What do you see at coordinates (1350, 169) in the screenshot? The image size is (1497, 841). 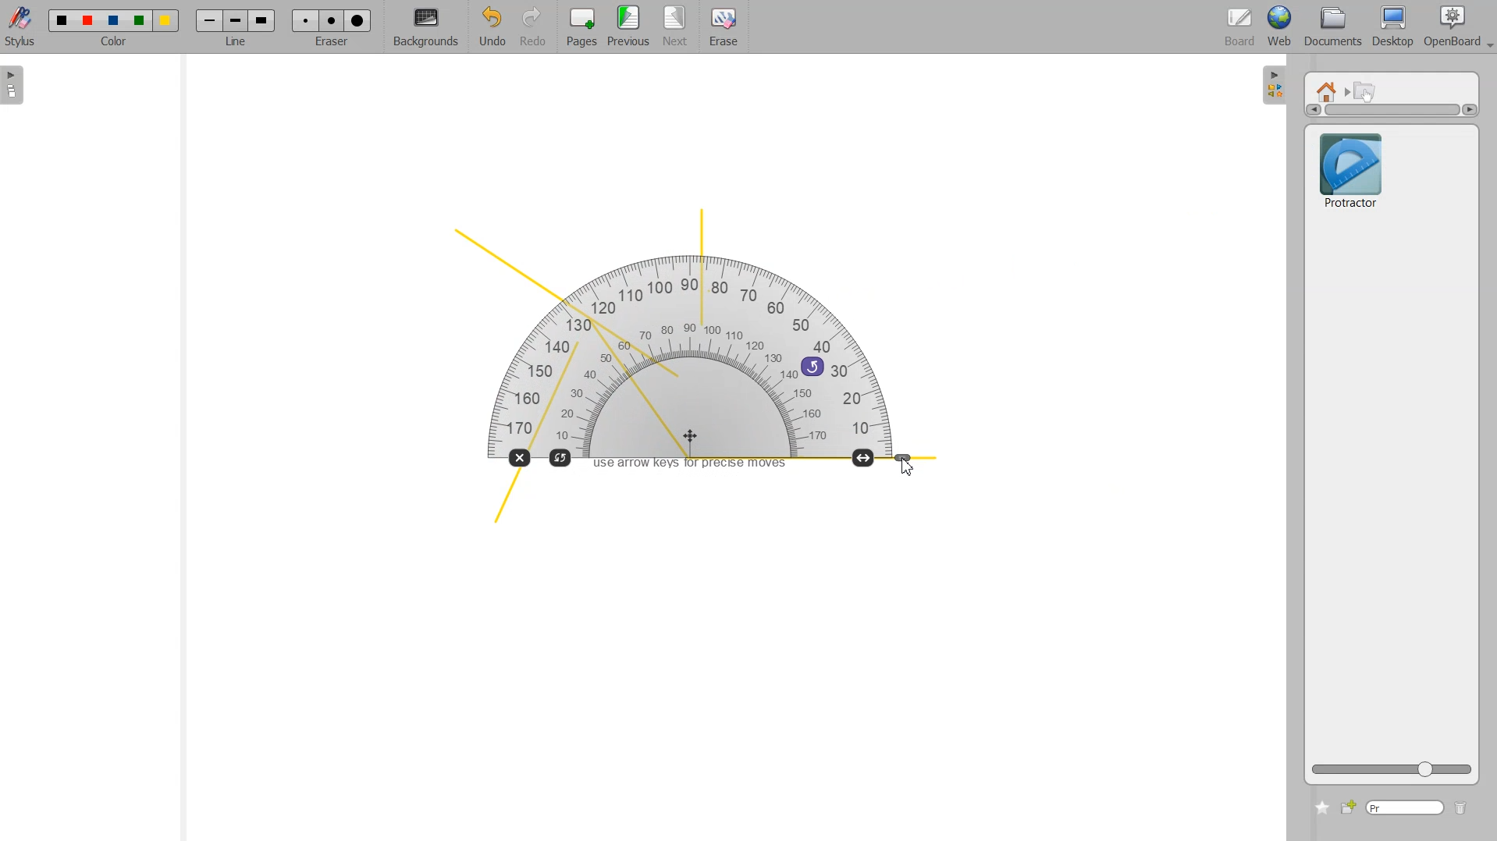 I see `Protractor` at bounding box center [1350, 169].